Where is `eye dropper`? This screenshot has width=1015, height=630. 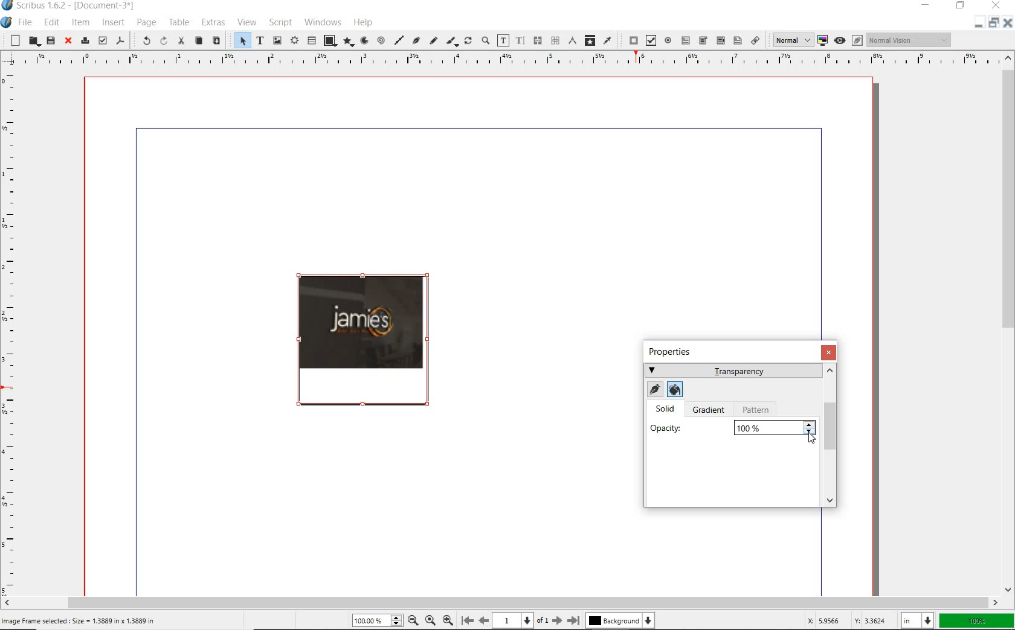 eye dropper is located at coordinates (608, 40).